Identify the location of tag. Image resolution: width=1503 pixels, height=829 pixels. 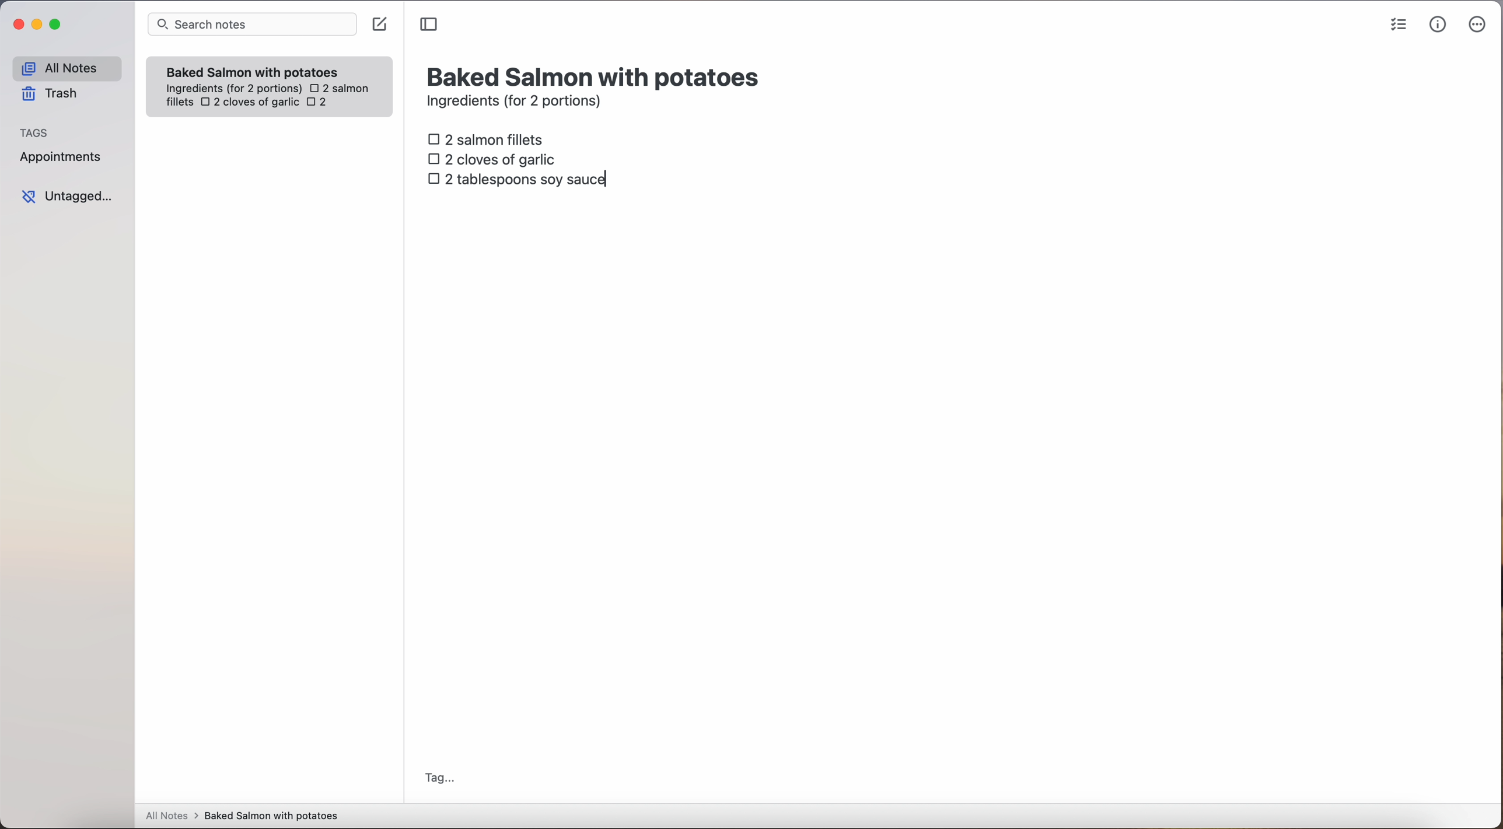
(439, 779).